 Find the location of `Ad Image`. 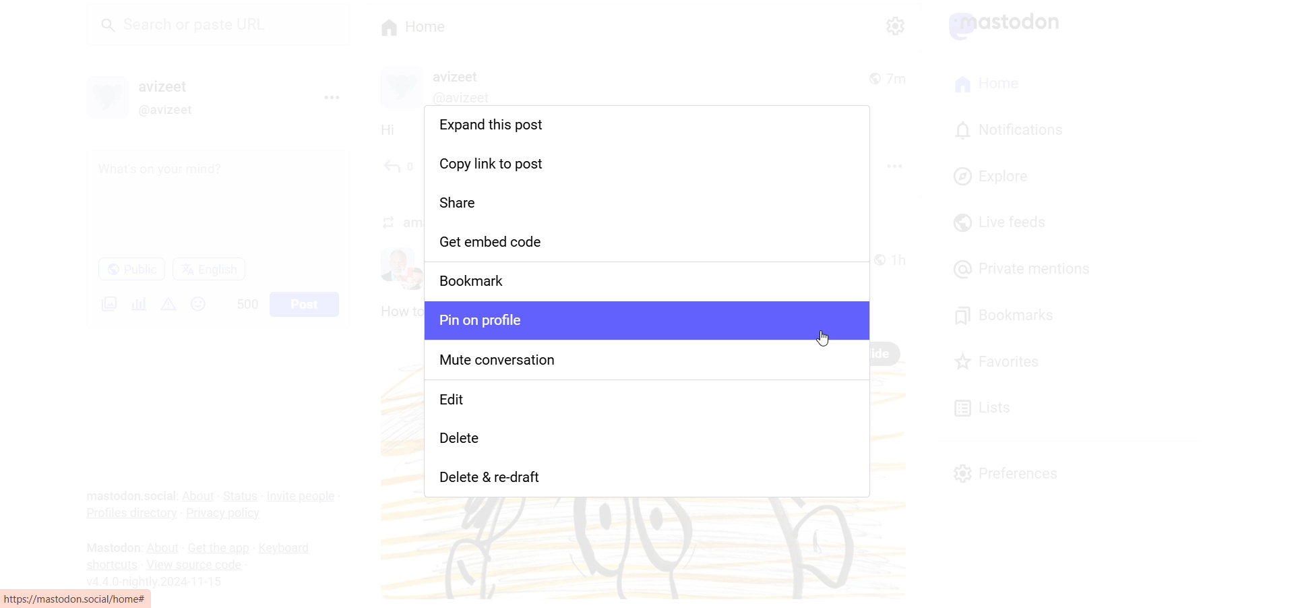

Ad Image is located at coordinates (106, 303).